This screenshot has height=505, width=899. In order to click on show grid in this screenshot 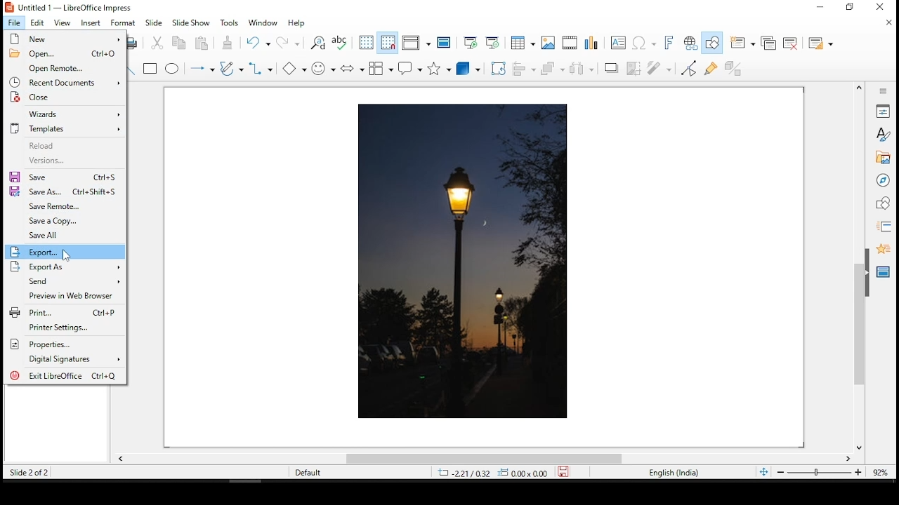, I will do `click(365, 42)`.